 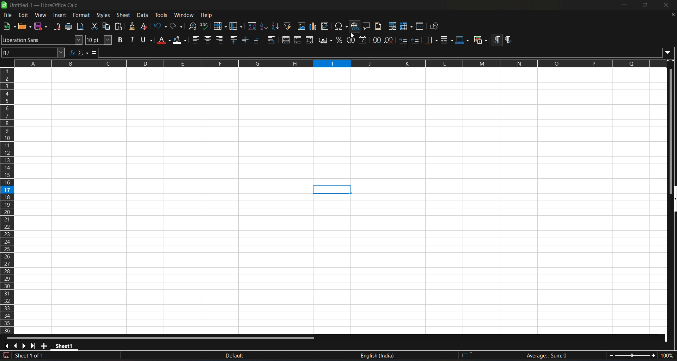 I want to click on conditional, so click(x=480, y=40).